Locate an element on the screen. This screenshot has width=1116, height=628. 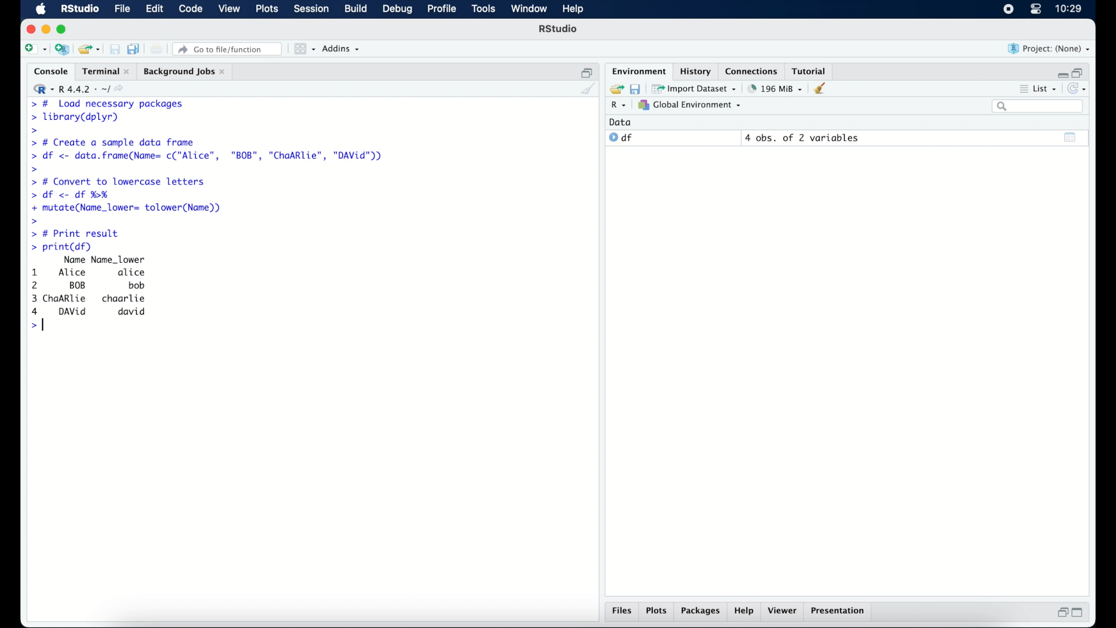
+ mutate(Name_lower= tolower(Name))| is located at coordinates (129, 208).